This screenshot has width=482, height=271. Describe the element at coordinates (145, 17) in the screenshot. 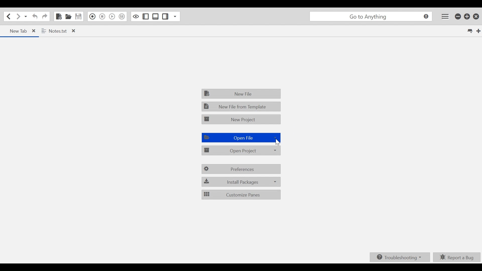

I see `Show/Hide Left Pane` at that location.